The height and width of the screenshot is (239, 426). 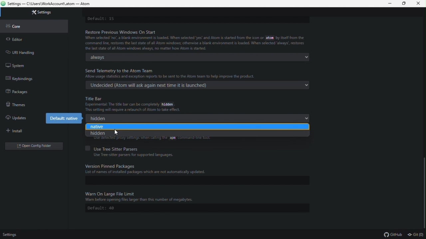 I want to click on Default: 15, so click(x=101, y=19).